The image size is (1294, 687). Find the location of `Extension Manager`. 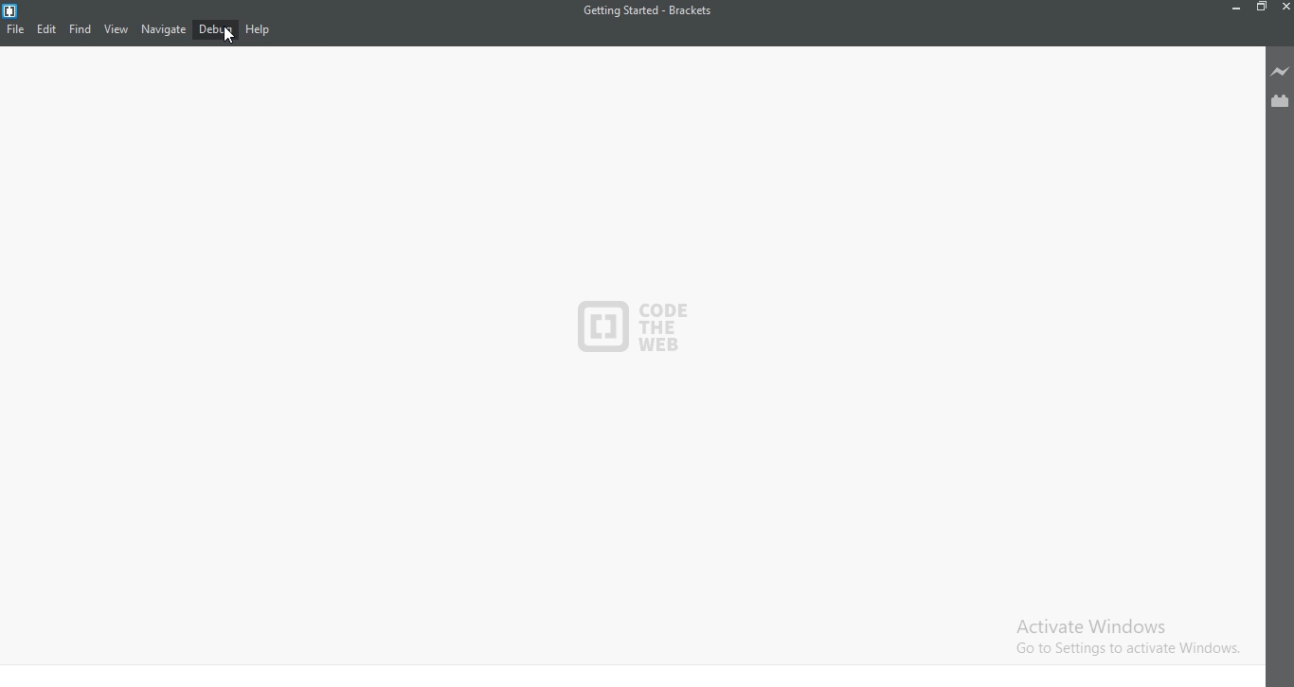

Extension Manager is located at coordinates (1280, 100).